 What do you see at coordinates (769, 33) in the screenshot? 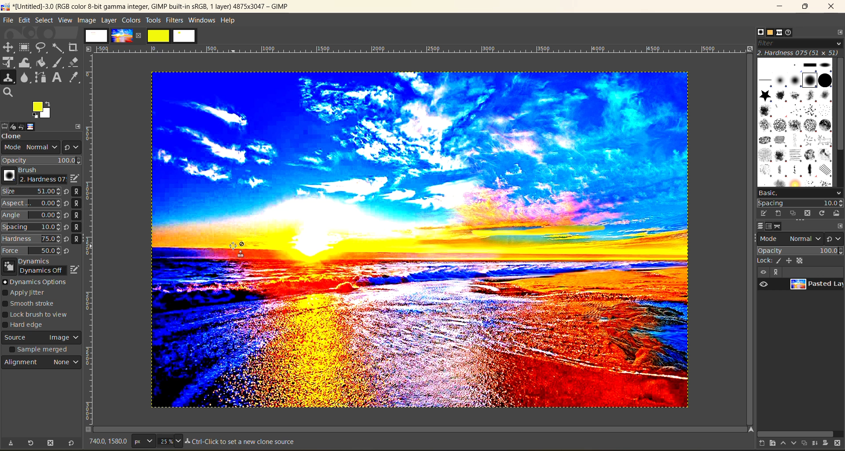
I see `patterns` at bounding box center [769, 33].